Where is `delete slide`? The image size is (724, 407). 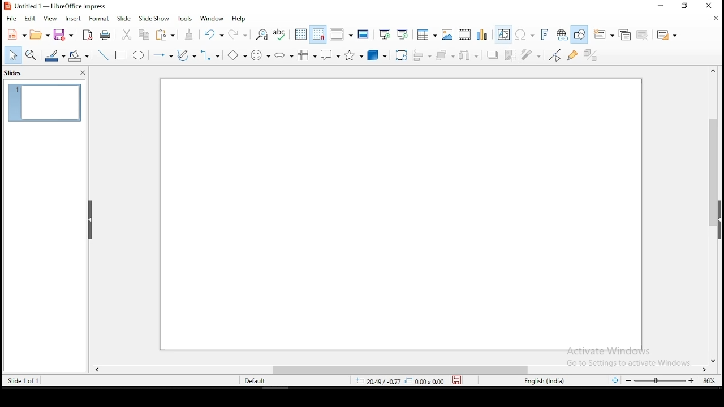 delete slide is located at coordinates (643, 33).